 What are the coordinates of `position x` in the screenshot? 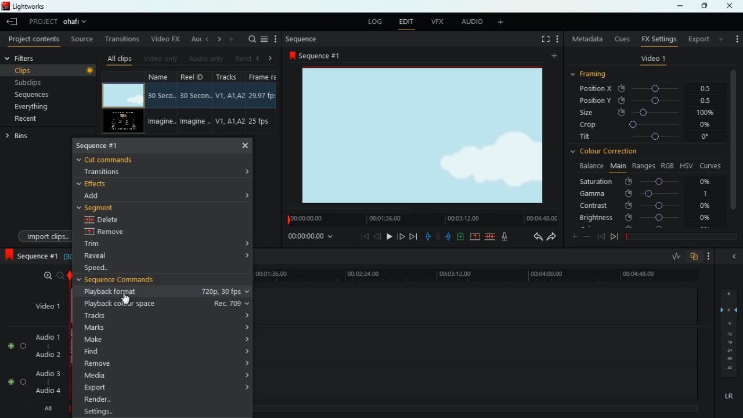 It's located at (645, 88).